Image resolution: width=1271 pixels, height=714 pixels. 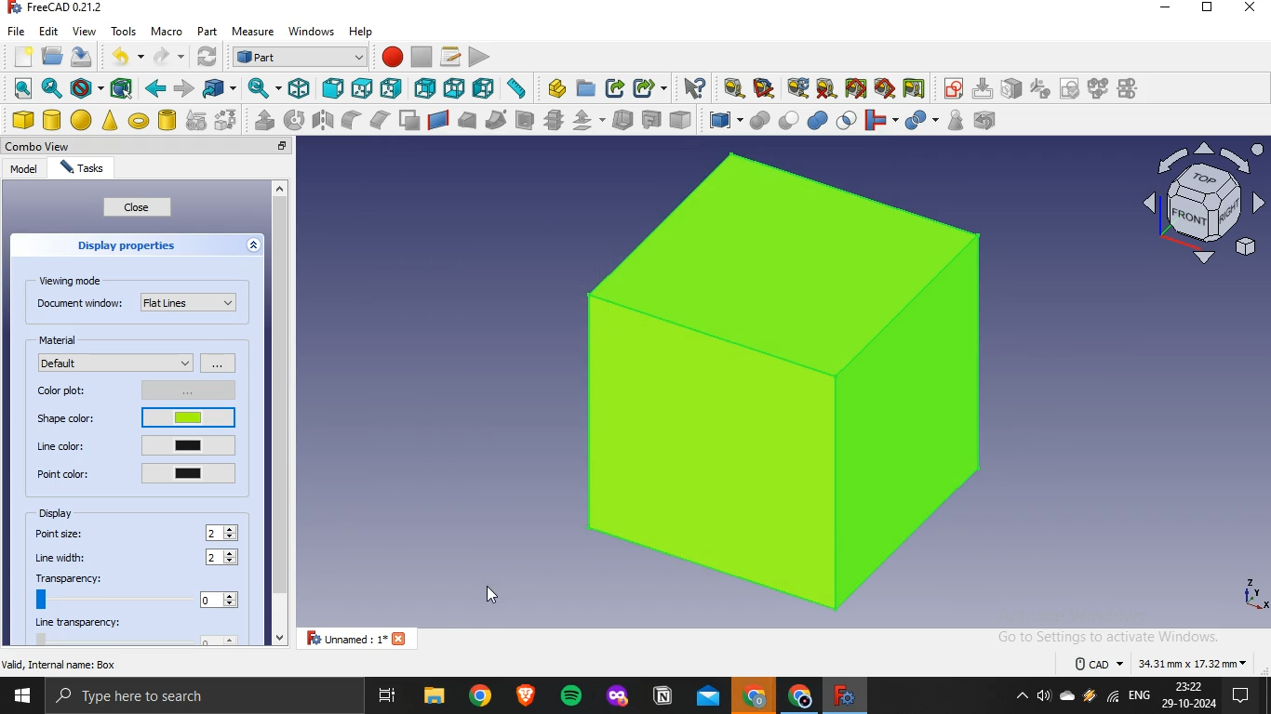 What do you see at coordinates (466, 120) in the screenshot?
I see `loft` at bounding box center [466, 120].